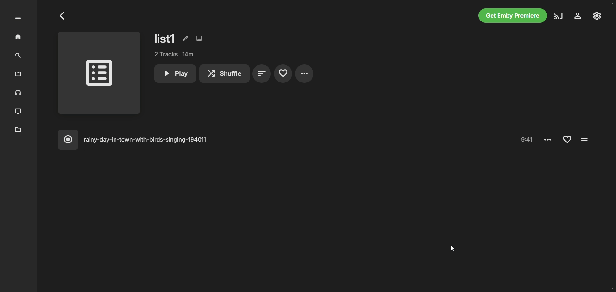 The image size is (616, 292). Describe the element at coordinates (19, 112) in the screenshot. I see `TV shows` at that location.